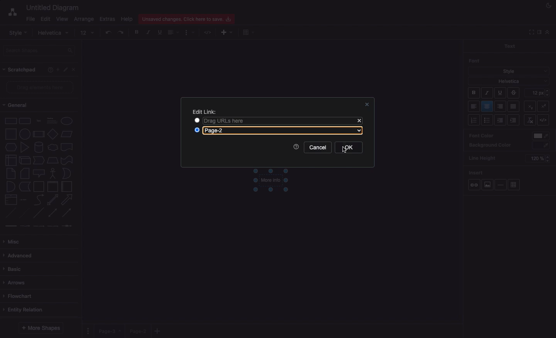 Image resolution: width=556 pixels, height=338 pixels. I want to click on square, so click(11, 134).